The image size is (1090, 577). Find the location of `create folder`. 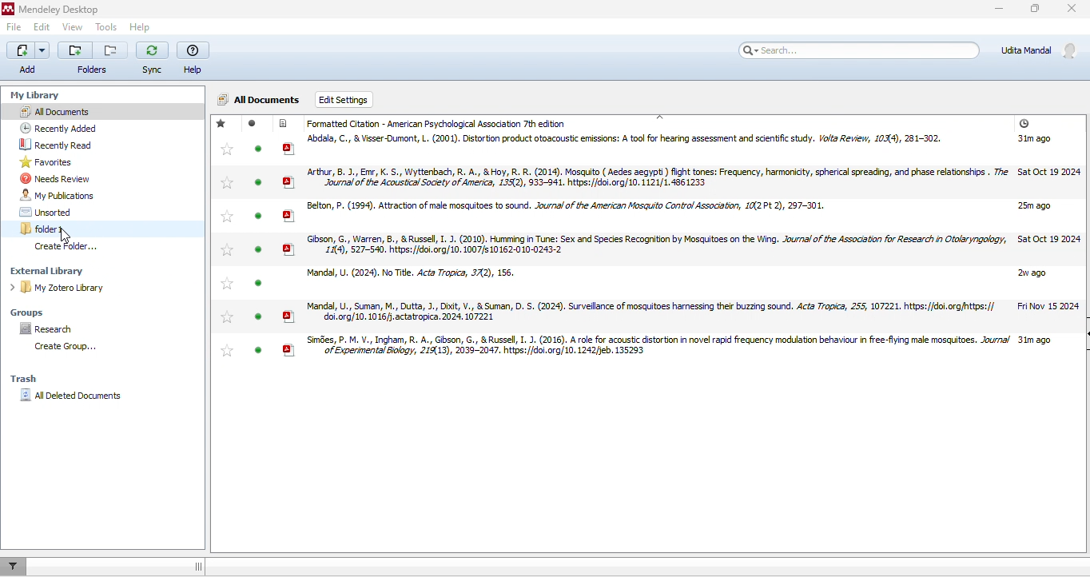

create folder is located at coordinates (62, 348).